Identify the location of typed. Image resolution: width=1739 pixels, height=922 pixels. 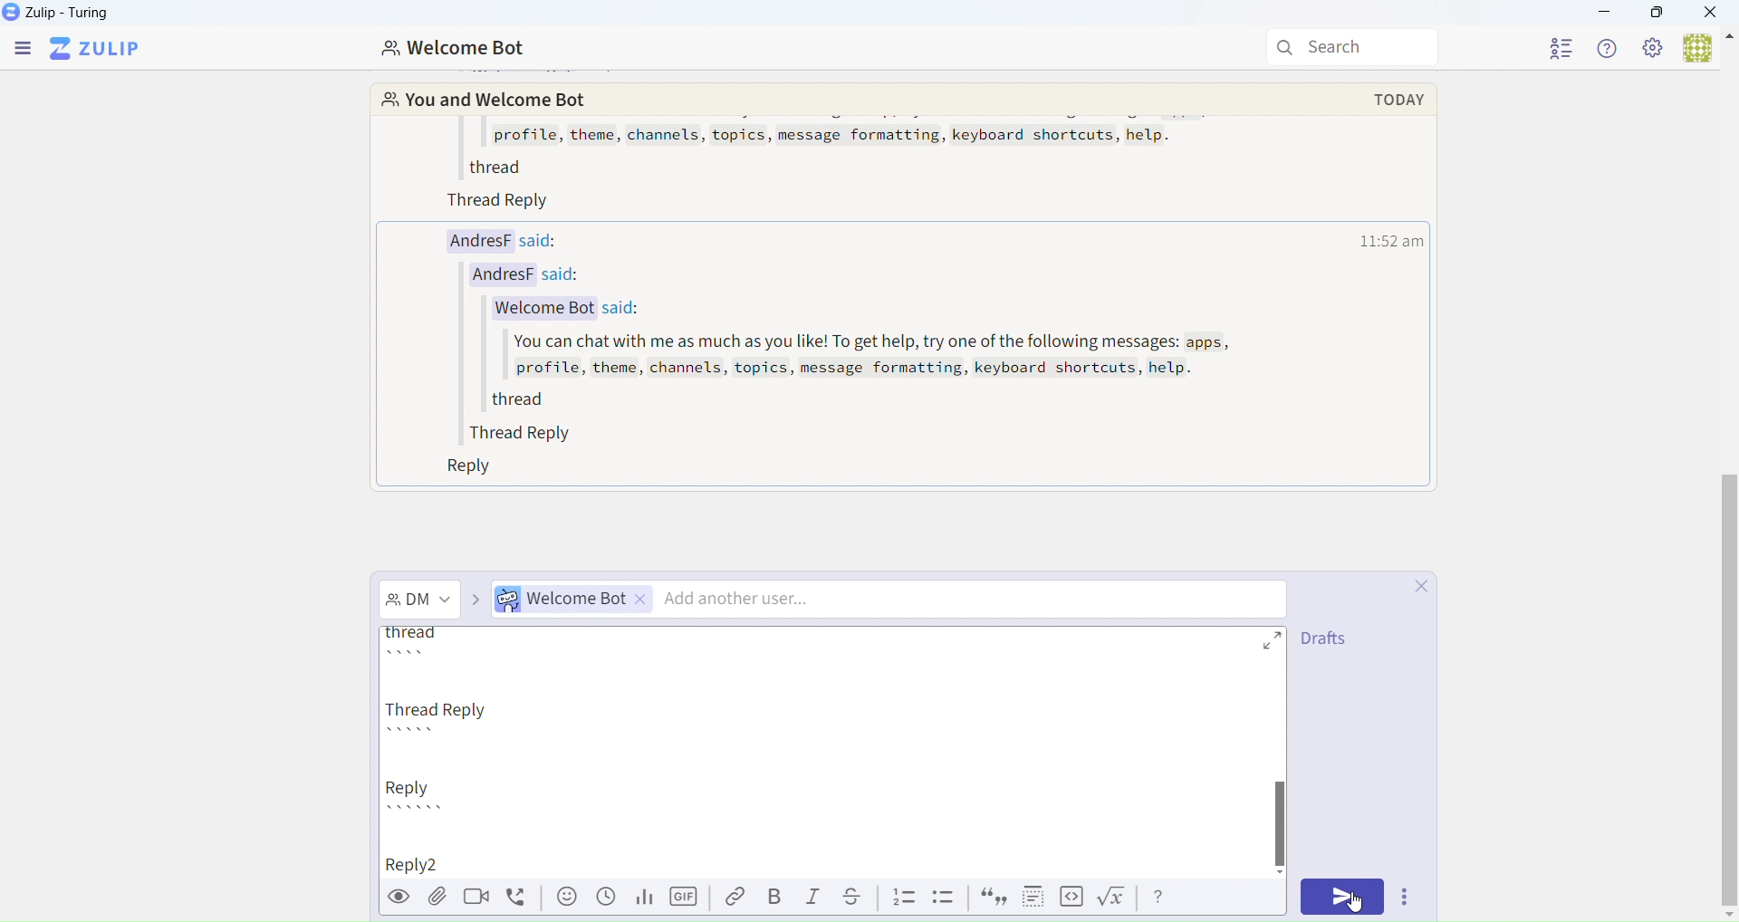
(439, 861).